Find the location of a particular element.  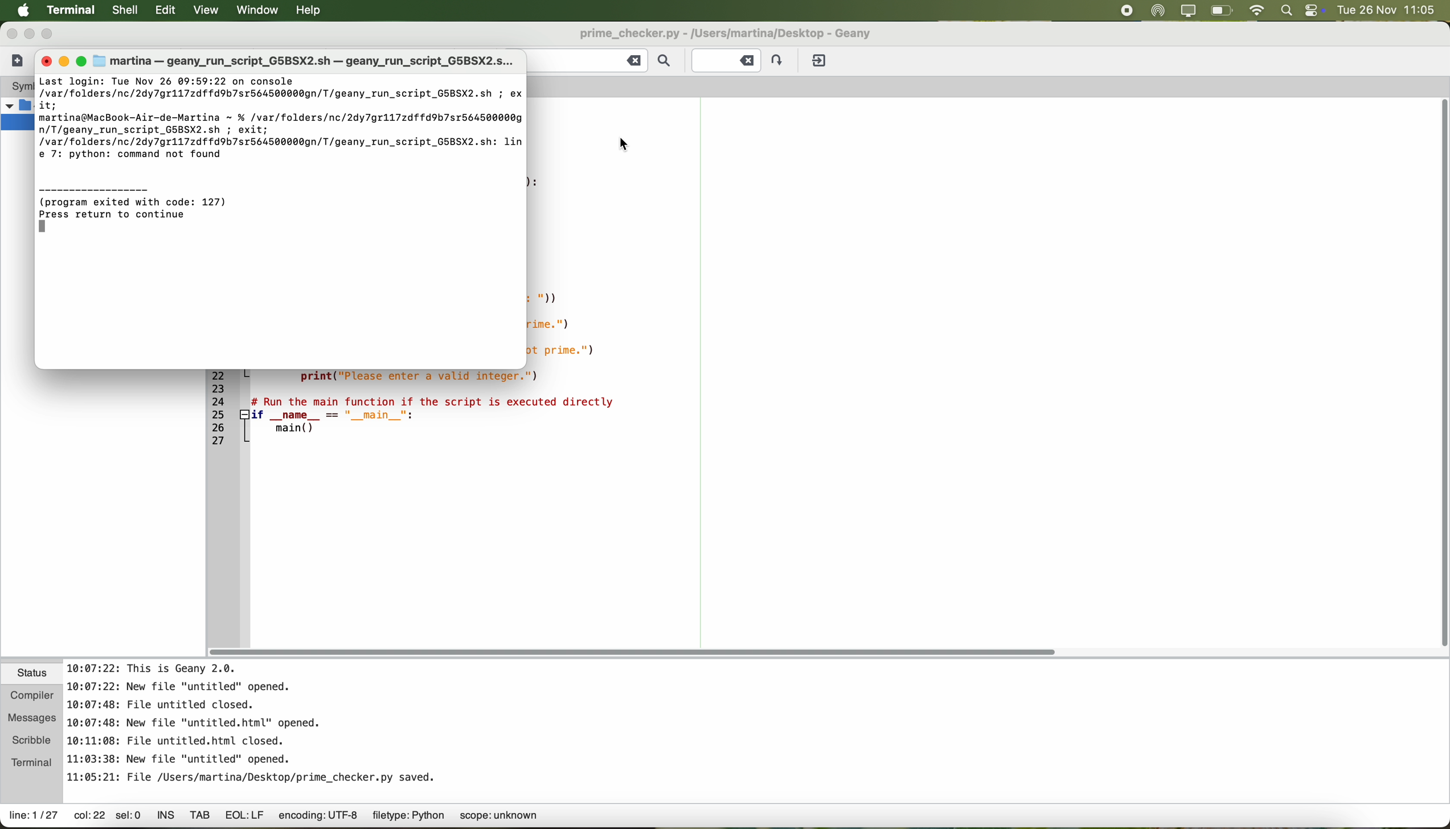

minimize Geany is located at coordinates (30, 33).